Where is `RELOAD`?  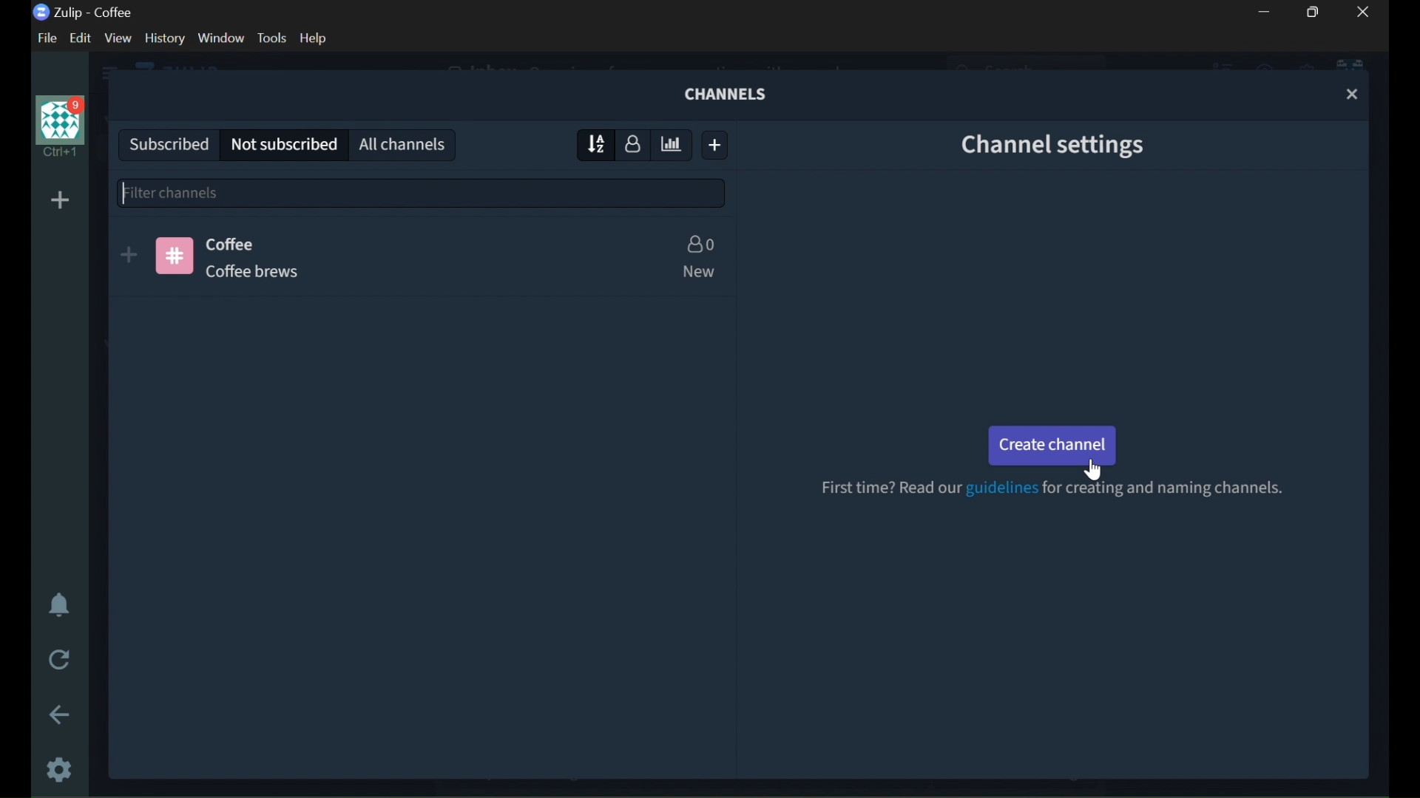
RELOAD is located at coordinates (61, 658).